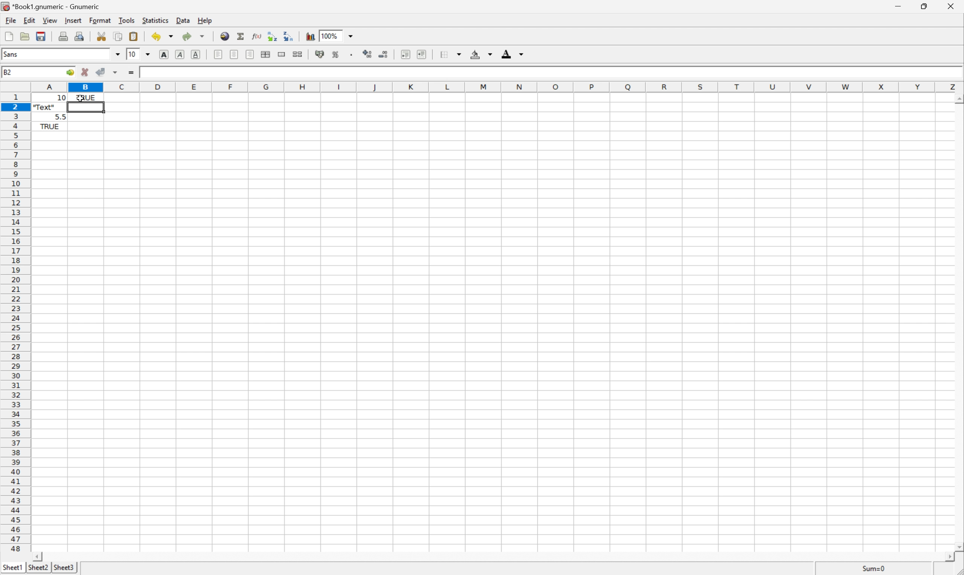 This screenshot has width=964, height=575. I want to click on Decrease number of decimals displayed, so click(384, 55).